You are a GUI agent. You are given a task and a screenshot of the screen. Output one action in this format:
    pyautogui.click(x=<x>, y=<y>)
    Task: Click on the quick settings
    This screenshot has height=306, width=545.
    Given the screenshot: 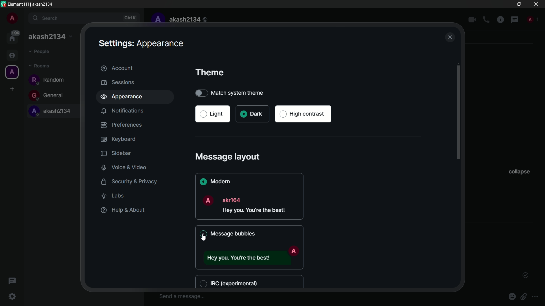 What is the action you would take?
    pyautogui.click(x=13, y=297)
    